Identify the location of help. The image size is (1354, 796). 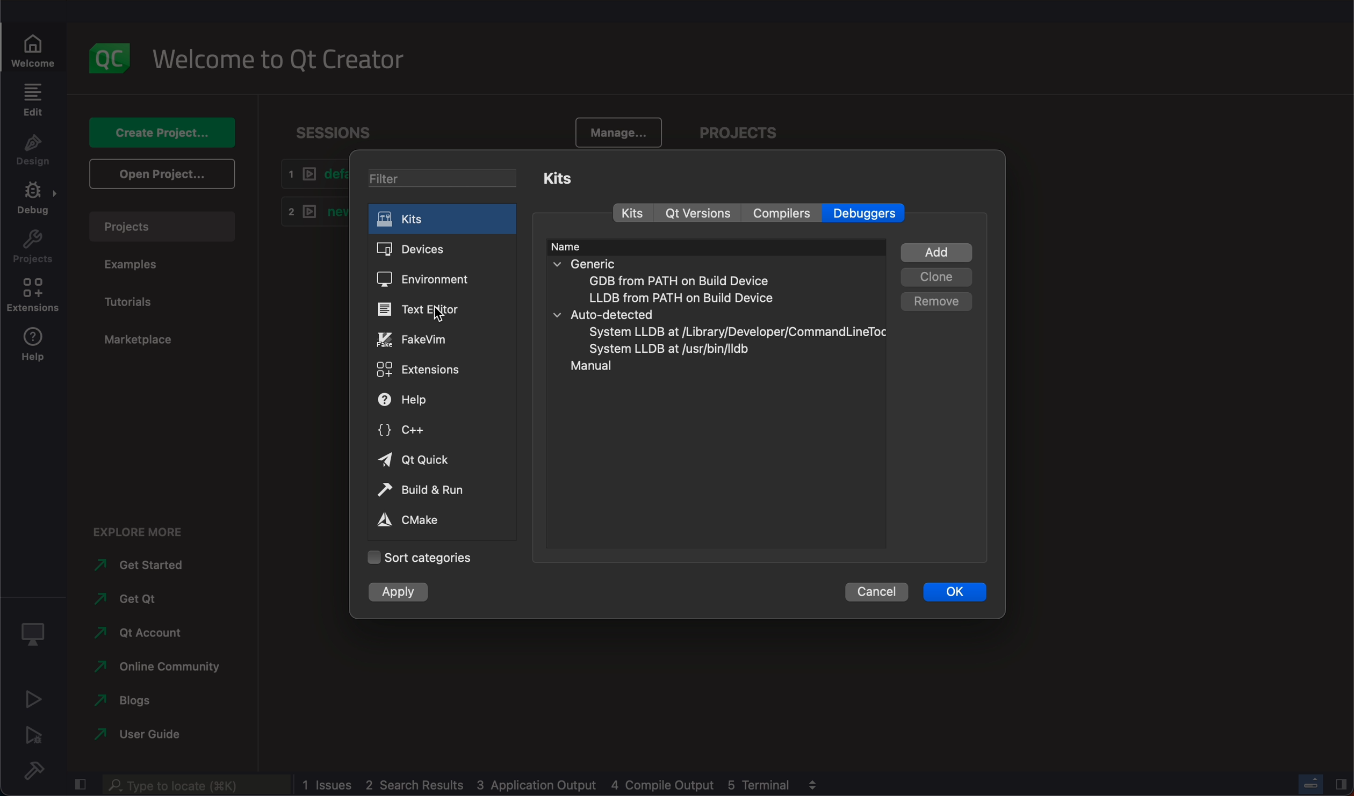
(37, 350).